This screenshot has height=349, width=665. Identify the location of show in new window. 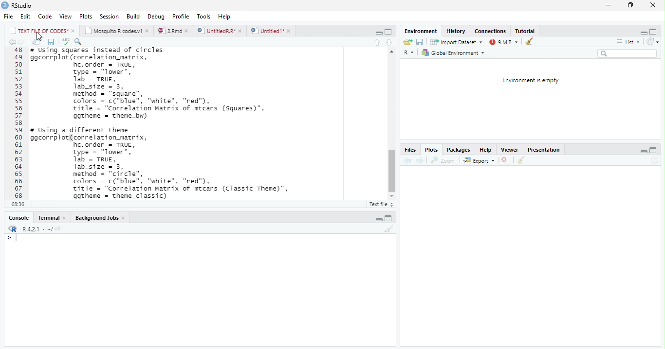
(36, 42).